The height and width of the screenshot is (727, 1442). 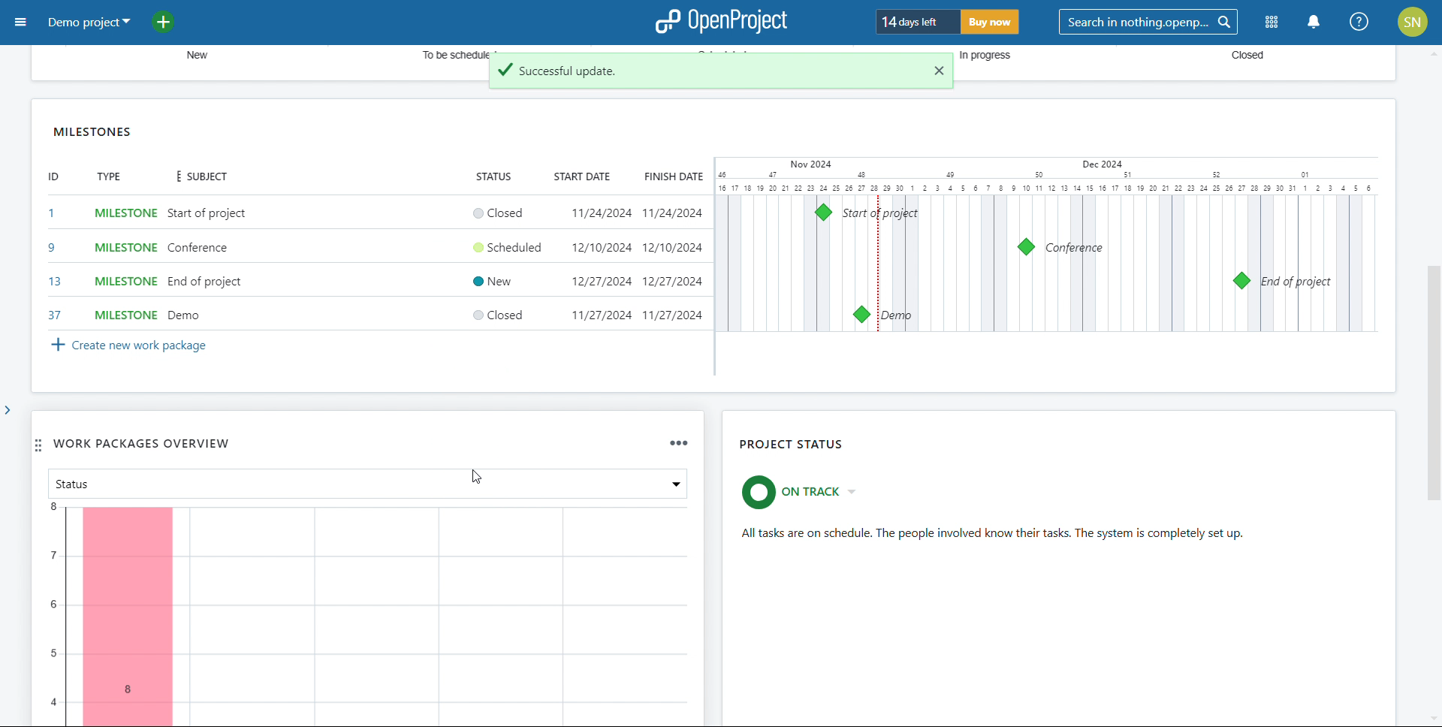 What do you see at coordinates (496, 314) in the screenshot?
I see `status closed` at bounding box center [496, 314].